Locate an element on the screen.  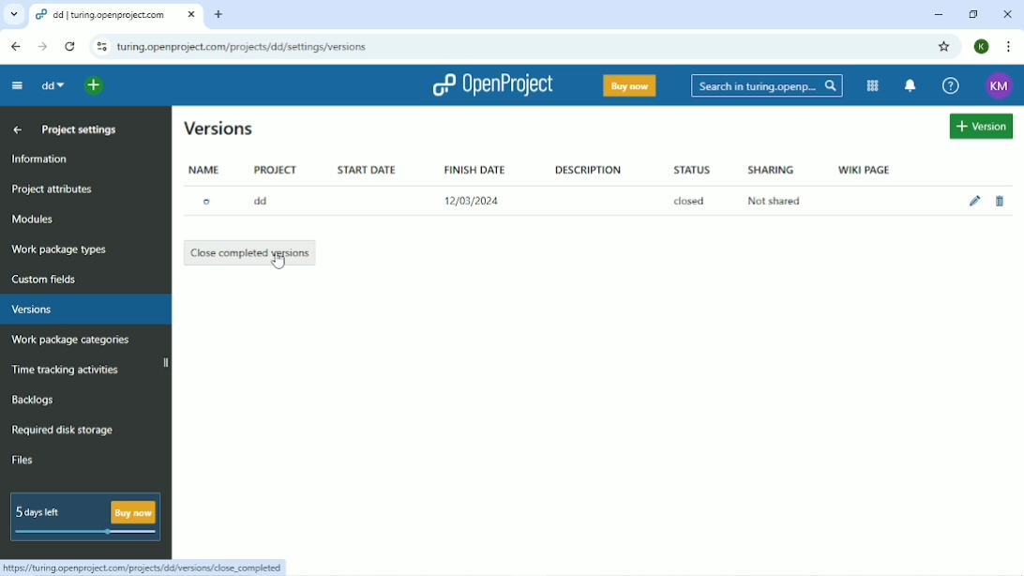
Status is located at coordinates (692, 171).